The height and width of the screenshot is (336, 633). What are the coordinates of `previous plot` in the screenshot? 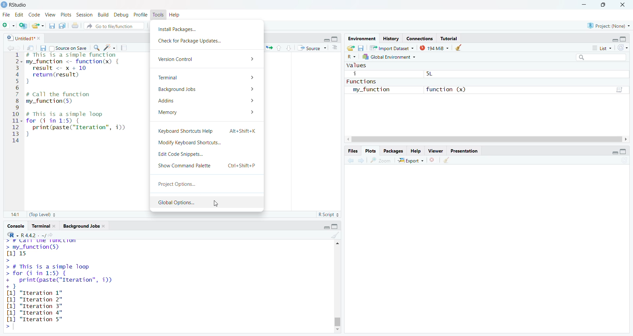 It's located at (349, 161).